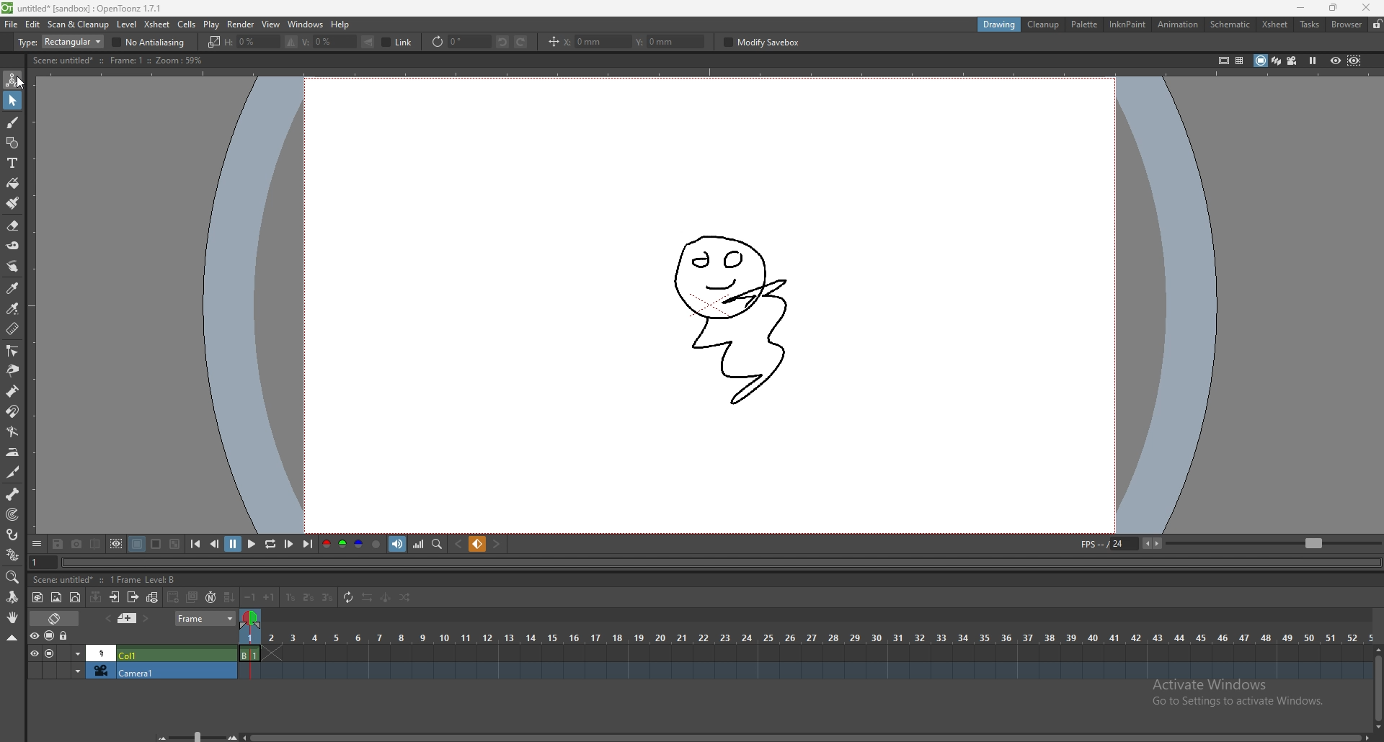 The image size is (1384, 742). Describe the element at coordinates (14, 535) in the screenshot. I see `hook` at that location.